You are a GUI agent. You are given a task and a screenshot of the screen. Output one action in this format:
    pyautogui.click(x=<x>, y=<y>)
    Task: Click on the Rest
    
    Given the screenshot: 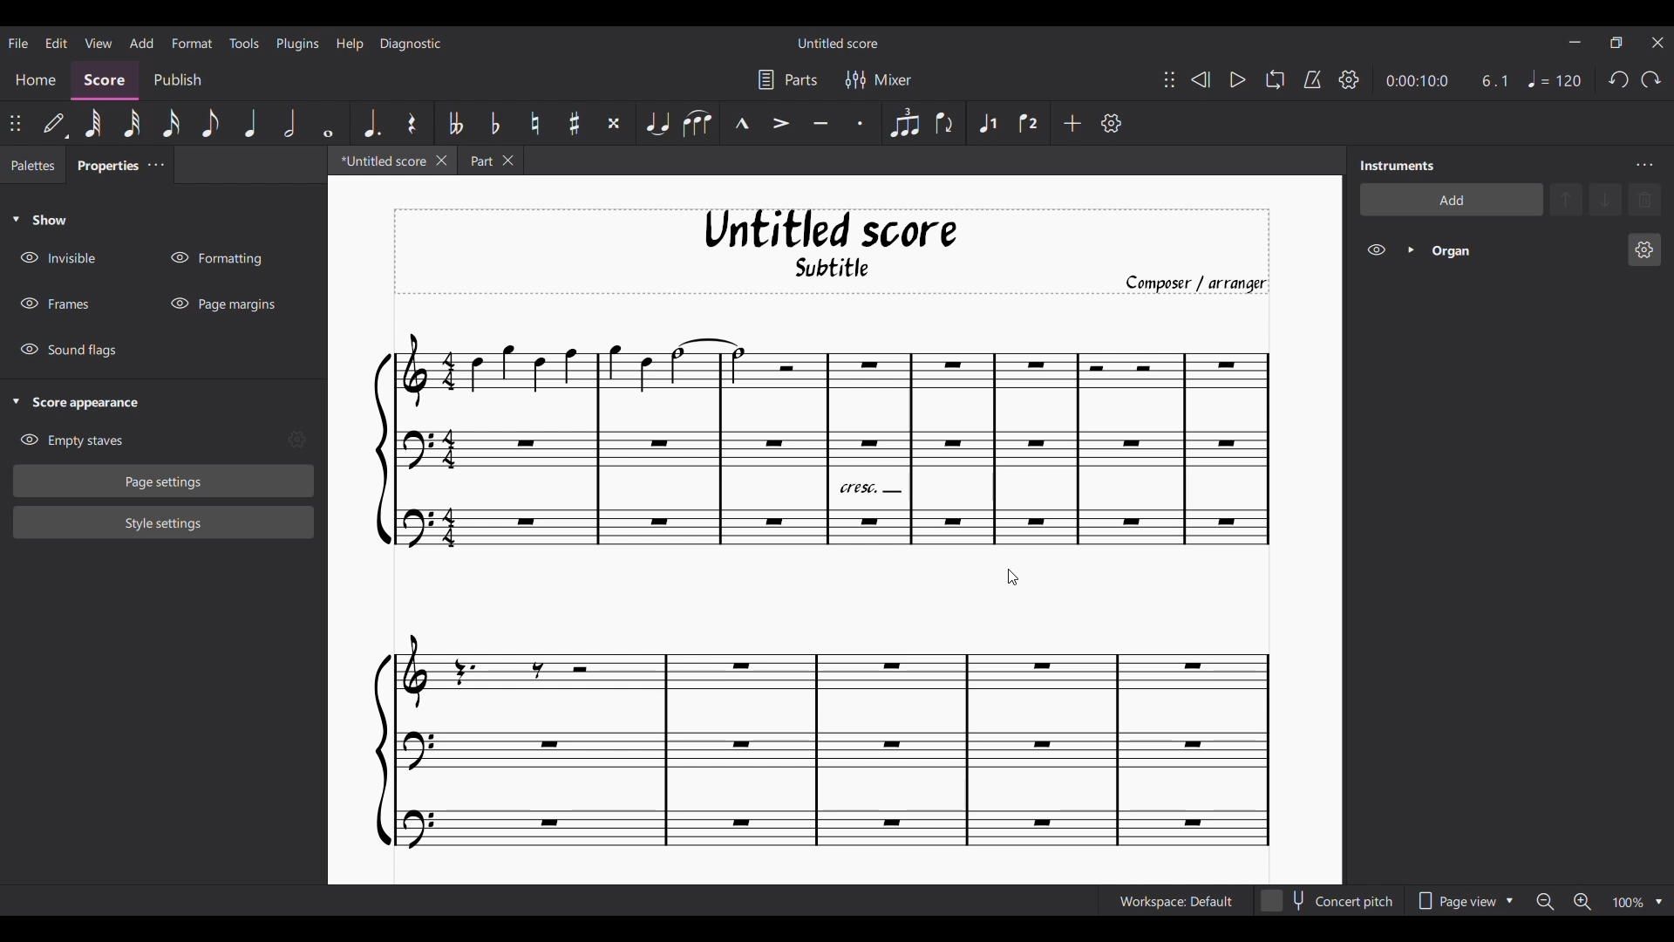 What is the action you would take?
    pyautogui.click(x=412, y=123)
    